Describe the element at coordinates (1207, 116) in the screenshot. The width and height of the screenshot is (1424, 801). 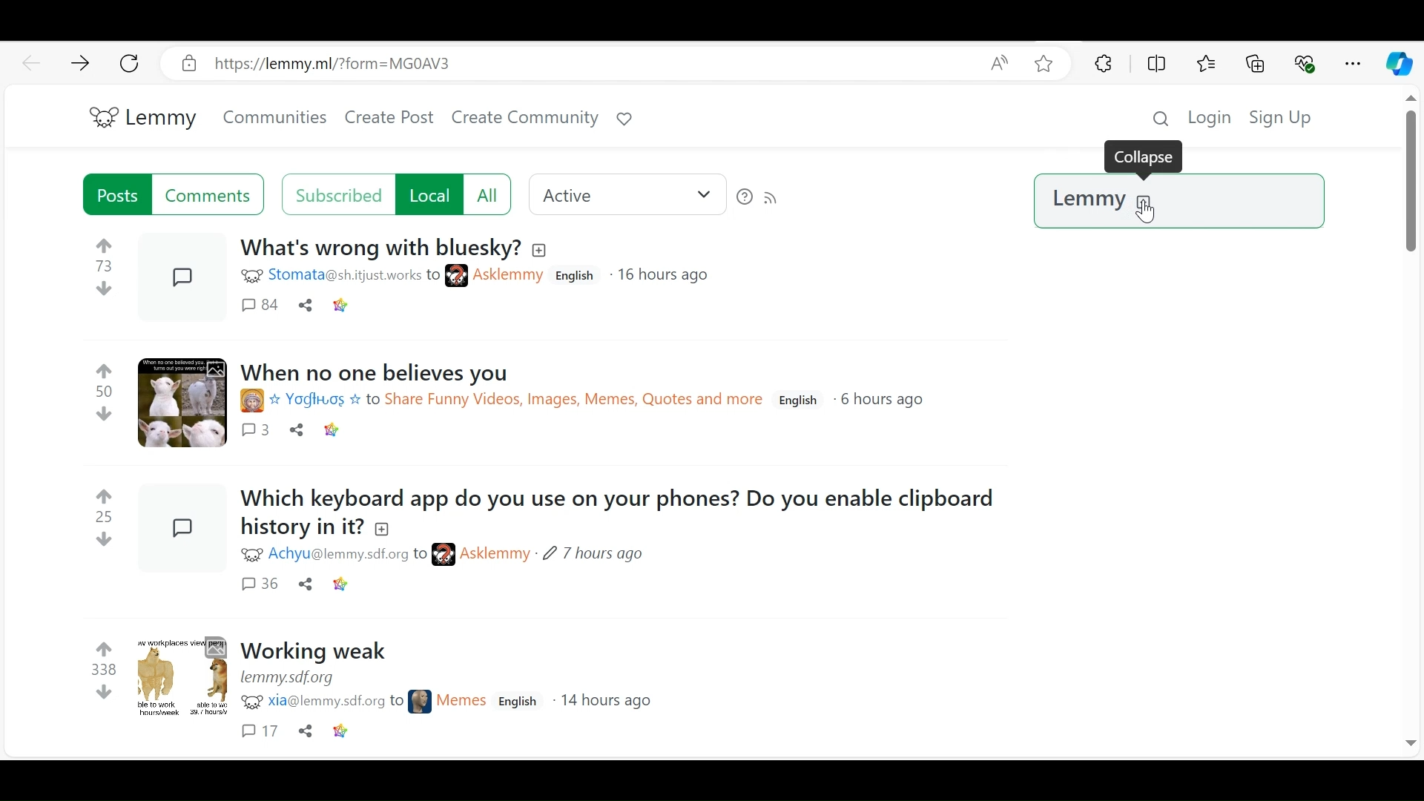
I see `login` at that location.